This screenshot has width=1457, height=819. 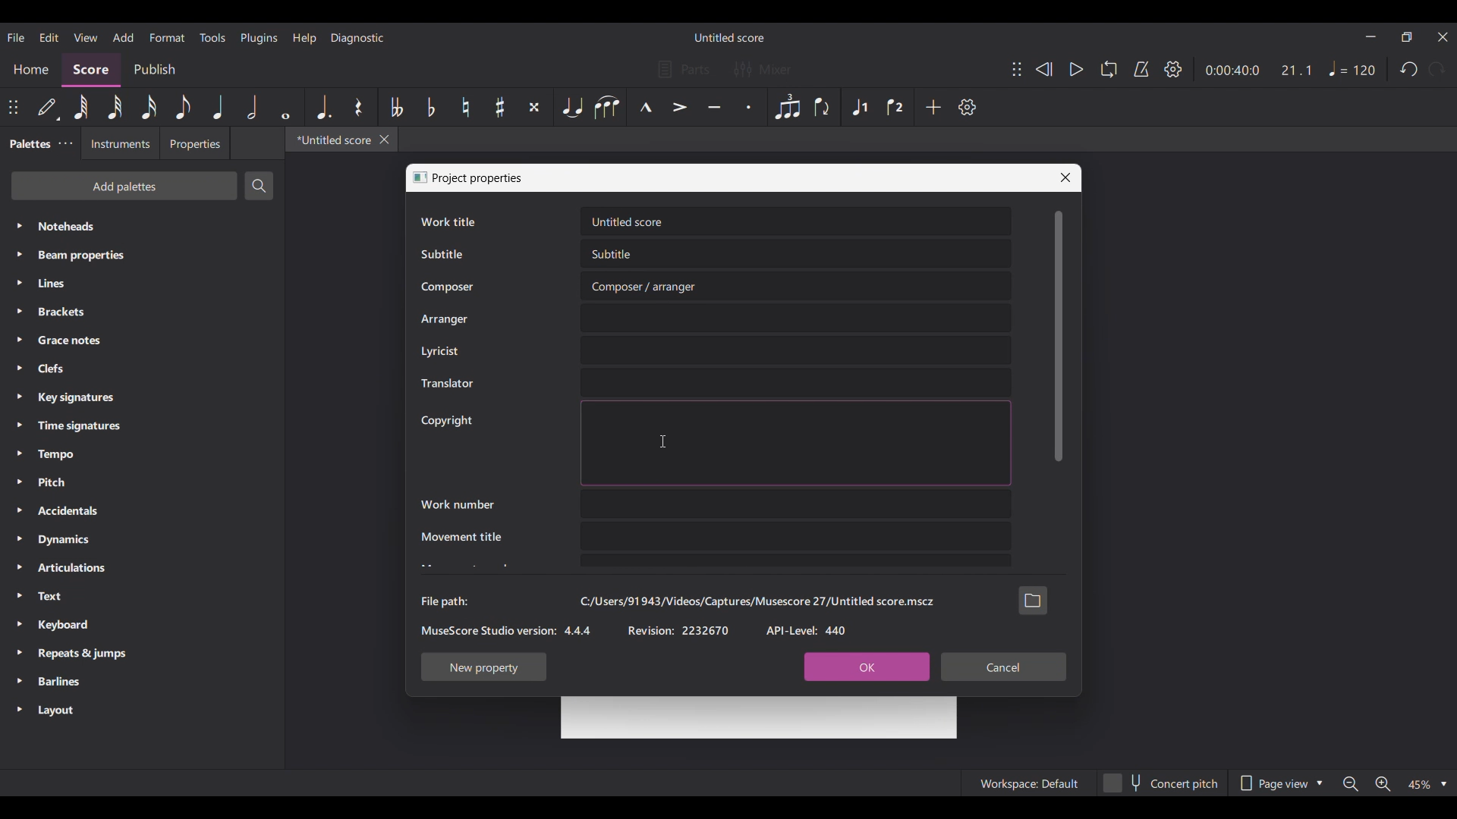 What do you see at coordinates (896, 107) in the screenshot?
I see `Voice 2` at bounding box center [896, 107].